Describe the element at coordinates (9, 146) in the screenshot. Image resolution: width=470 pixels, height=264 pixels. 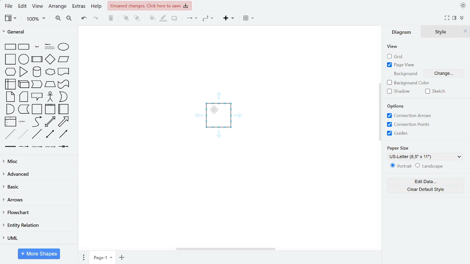
I see `` at that location.